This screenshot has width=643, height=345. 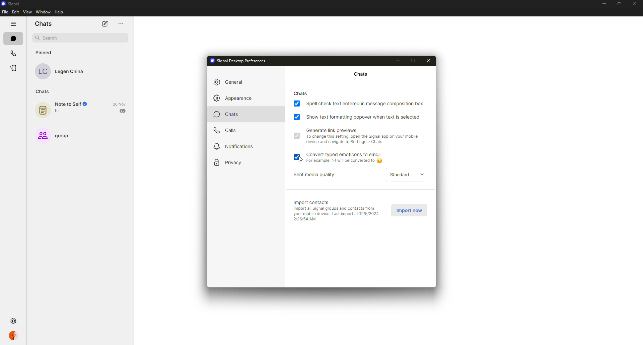 I want to click on new chat, so click(x=105, y=24).